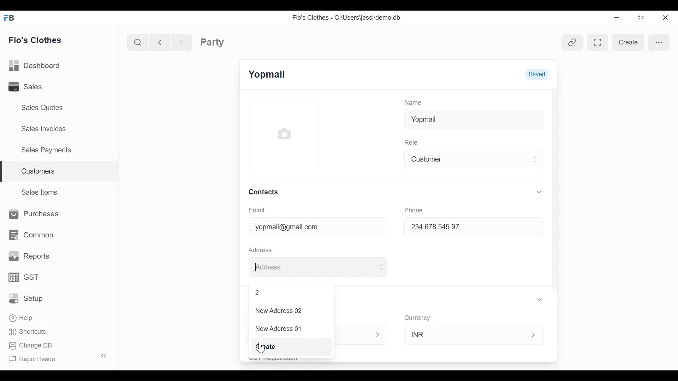 The image size is (678, 381). Describe the element at coordinates (534, 334) in the screenshot. I see `Expand` at that location.